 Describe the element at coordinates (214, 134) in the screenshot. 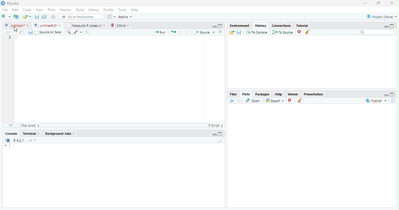

I see `Hide` at that location.